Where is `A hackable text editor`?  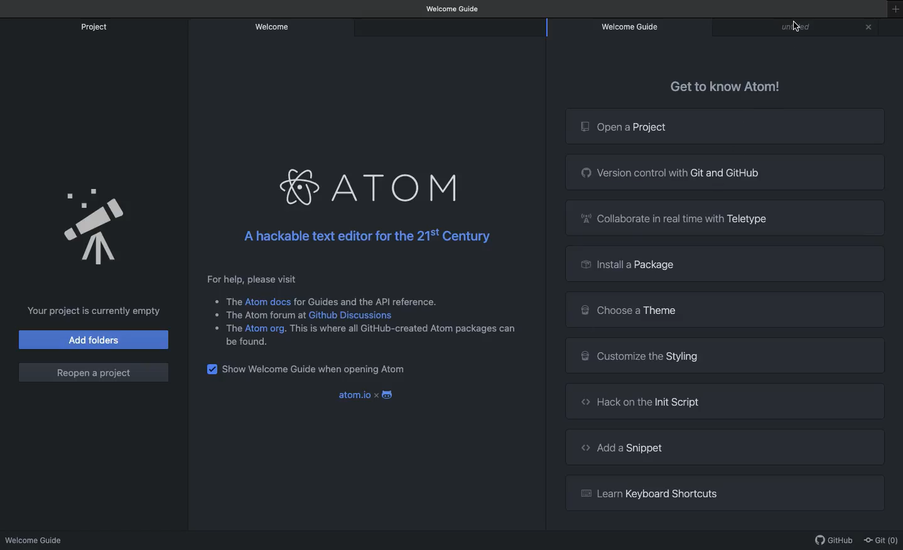 A hackable text editor is located at coordinates (367, 235).